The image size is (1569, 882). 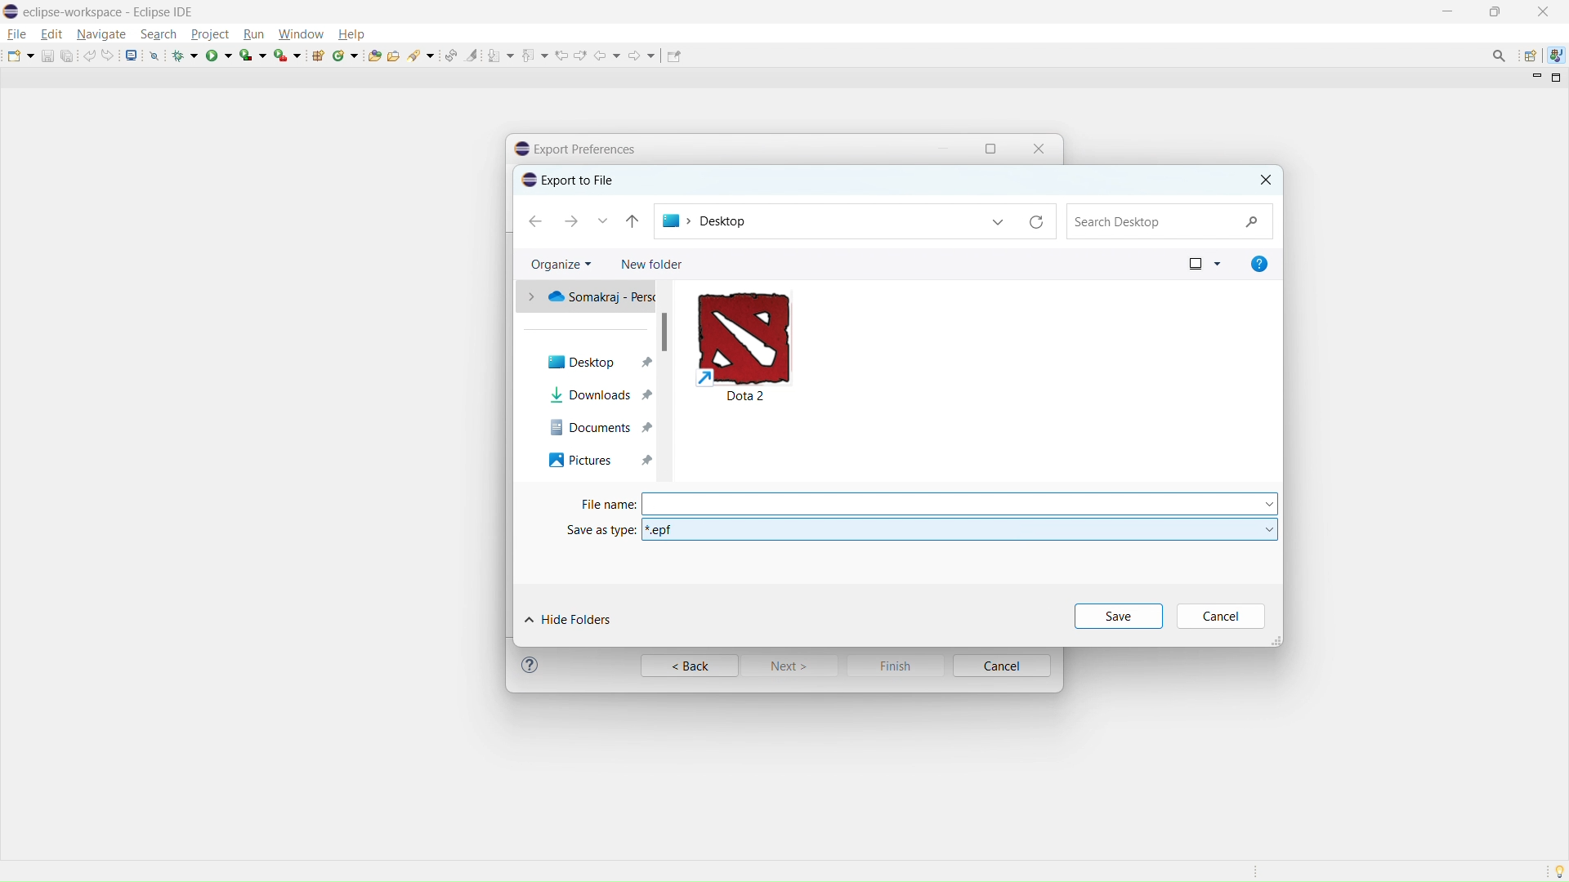 What do you see at coordinates (346, 56) in the screenshot?
I see `new java class` at bounding box center [346, 56].